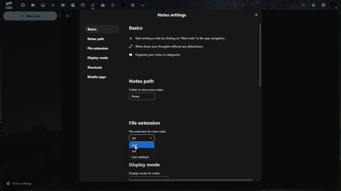 This screenshot has height=191, width=341. I want to click on tab, so click(7, 5).